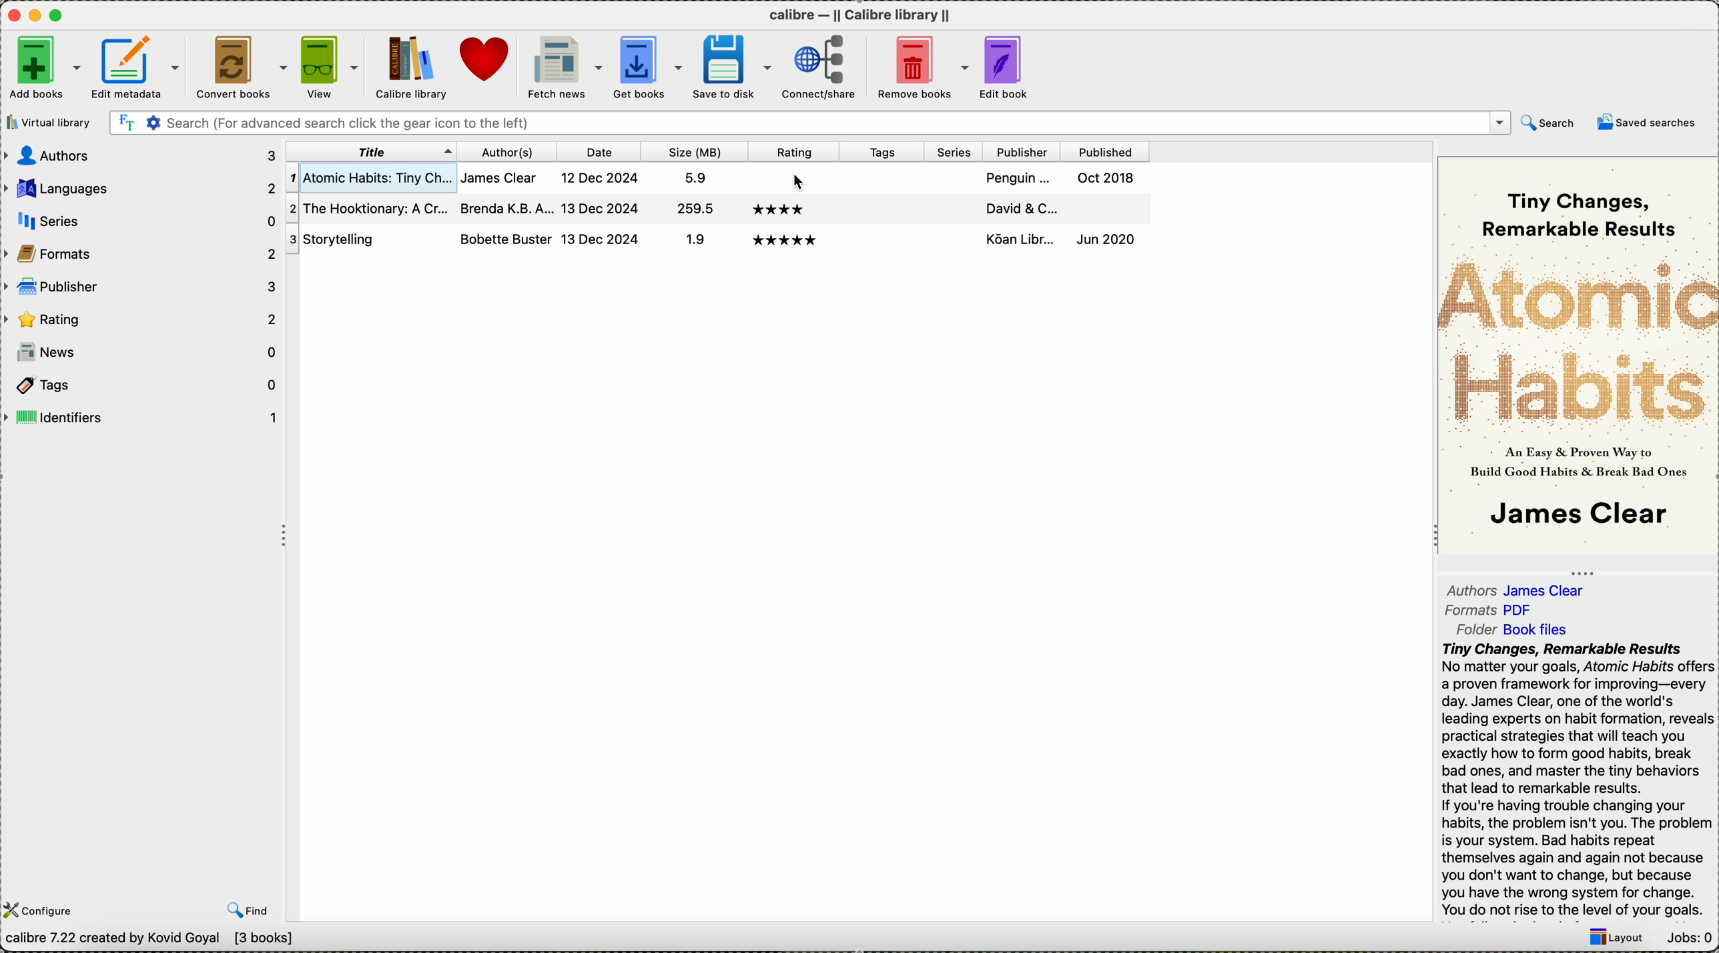 The image size is (1719, 953). What do you see at coordinates (142, 352) in the screenshot?
I see `news` at bounding box center [142, 352].